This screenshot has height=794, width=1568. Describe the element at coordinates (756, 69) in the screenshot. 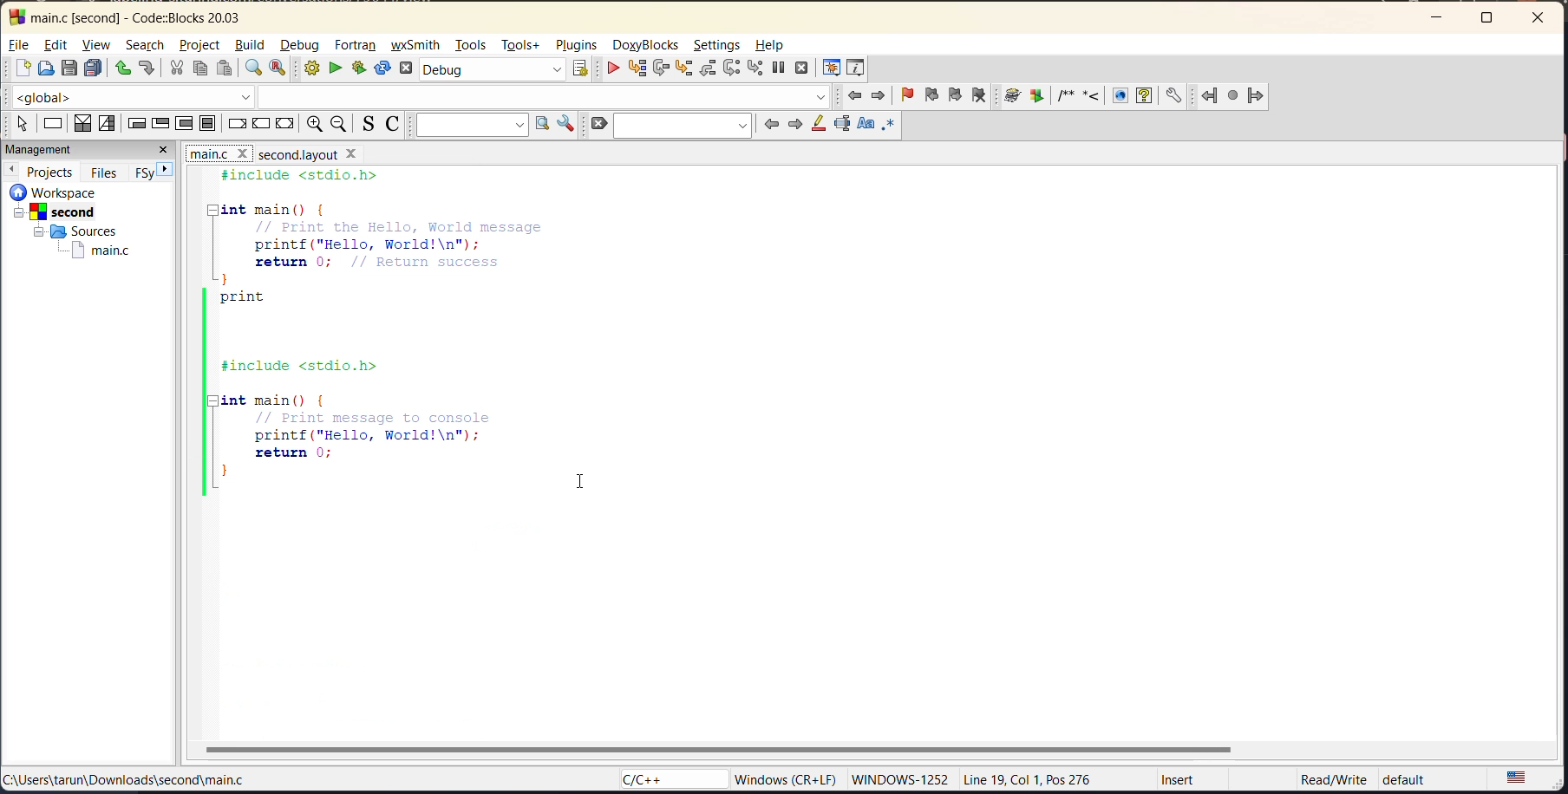

I see `step into instruction` at that location.